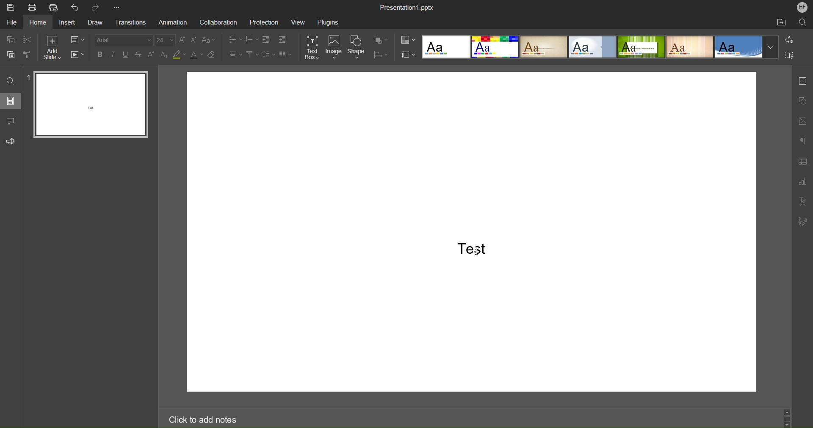 This screenshot has height=428, width=813. I want to click on Text Color, so click(197, 55).